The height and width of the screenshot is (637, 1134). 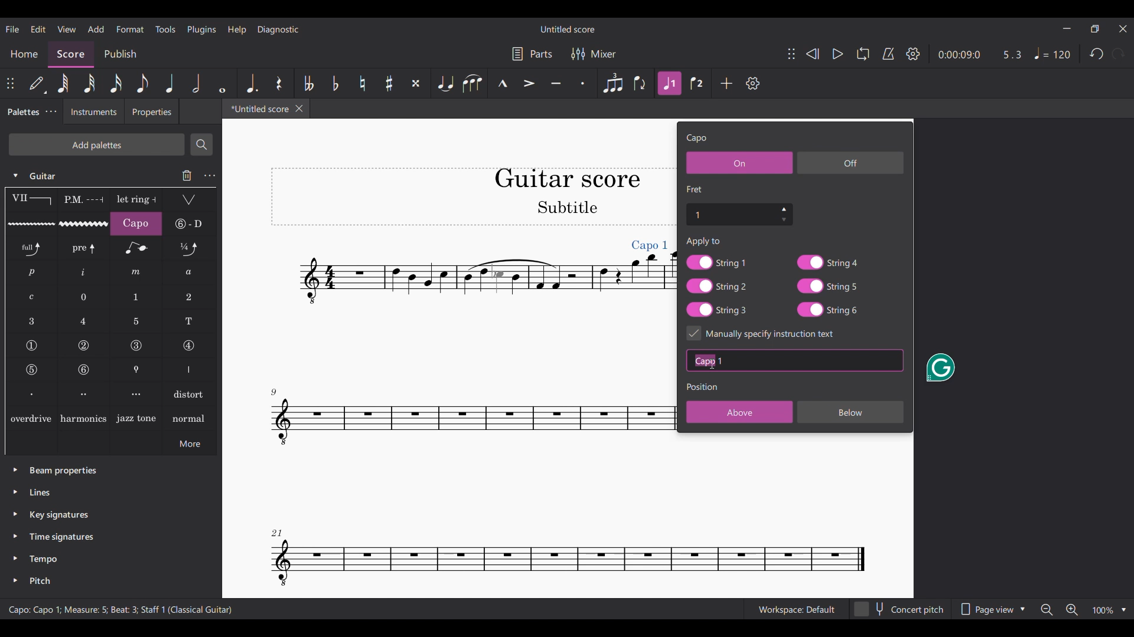 What do you see at coordinates (694, 333) in the screenshot?
I see `Indicates toggle on` at bounding box center [694, 333].